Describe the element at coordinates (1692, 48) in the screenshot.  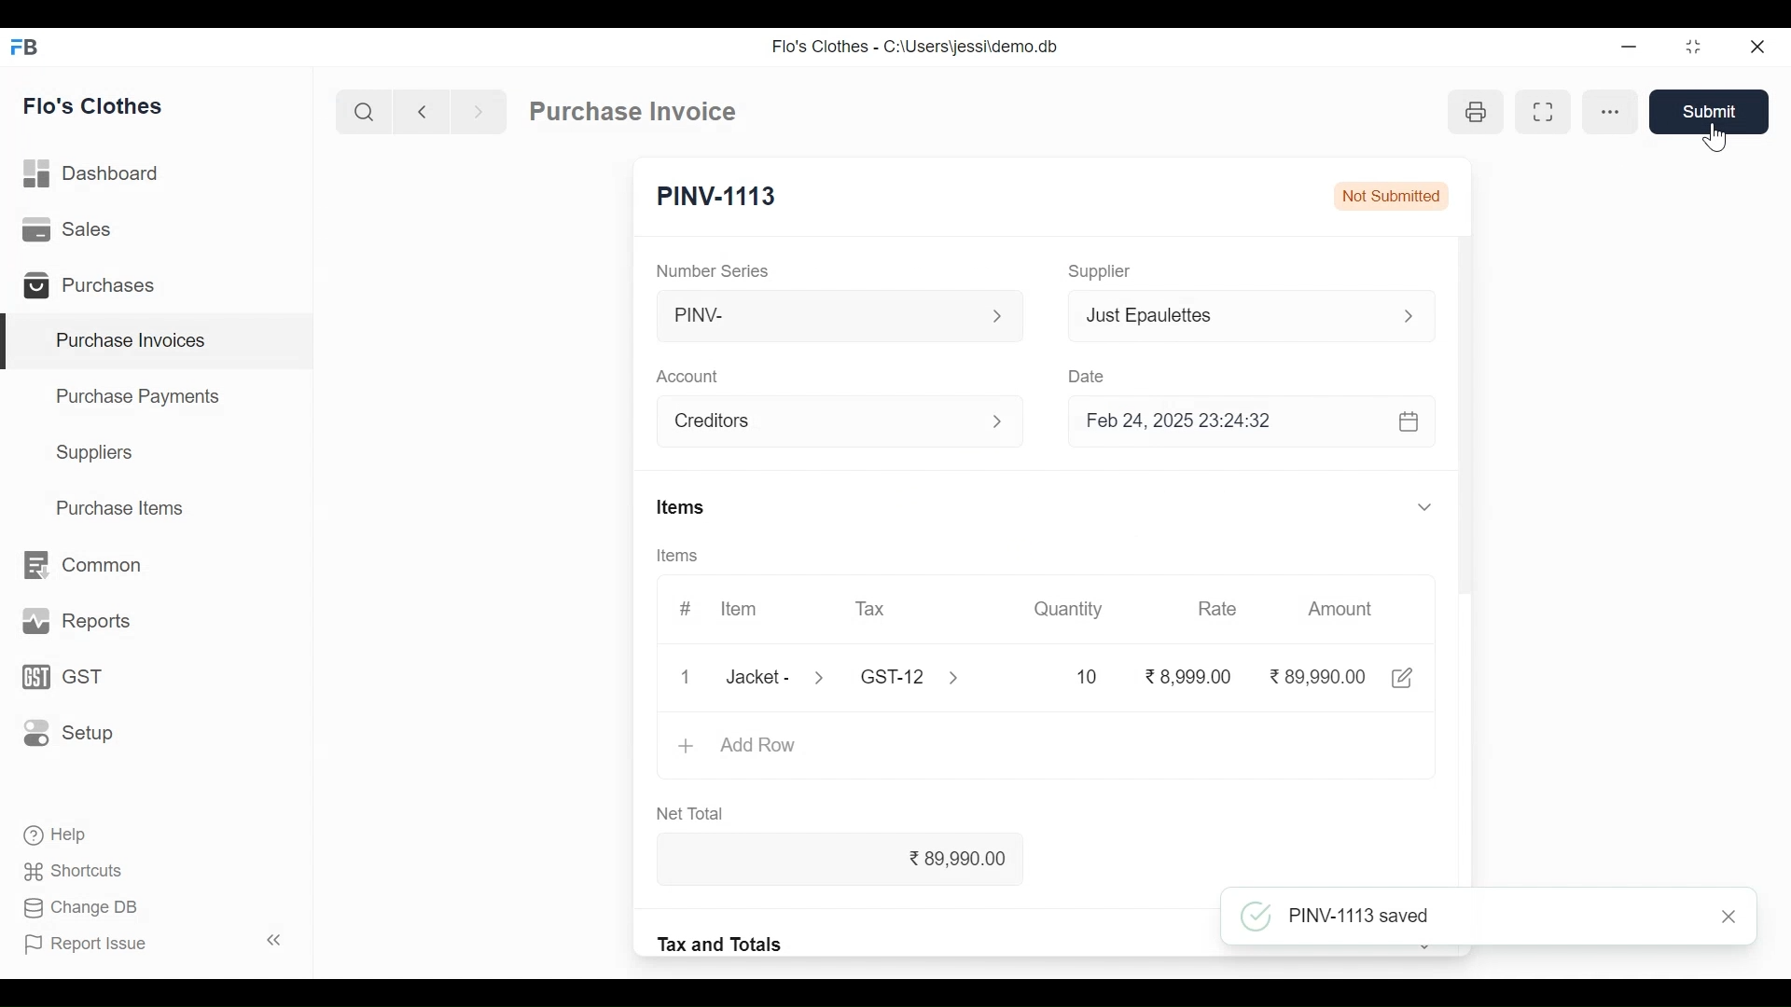
I see `Restore` at that location.